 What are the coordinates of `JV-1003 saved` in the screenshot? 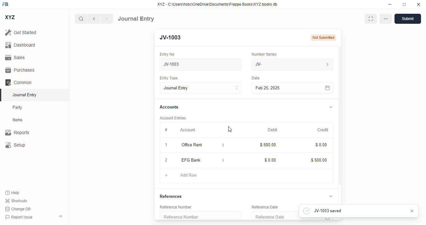 It's located at (336, 210).